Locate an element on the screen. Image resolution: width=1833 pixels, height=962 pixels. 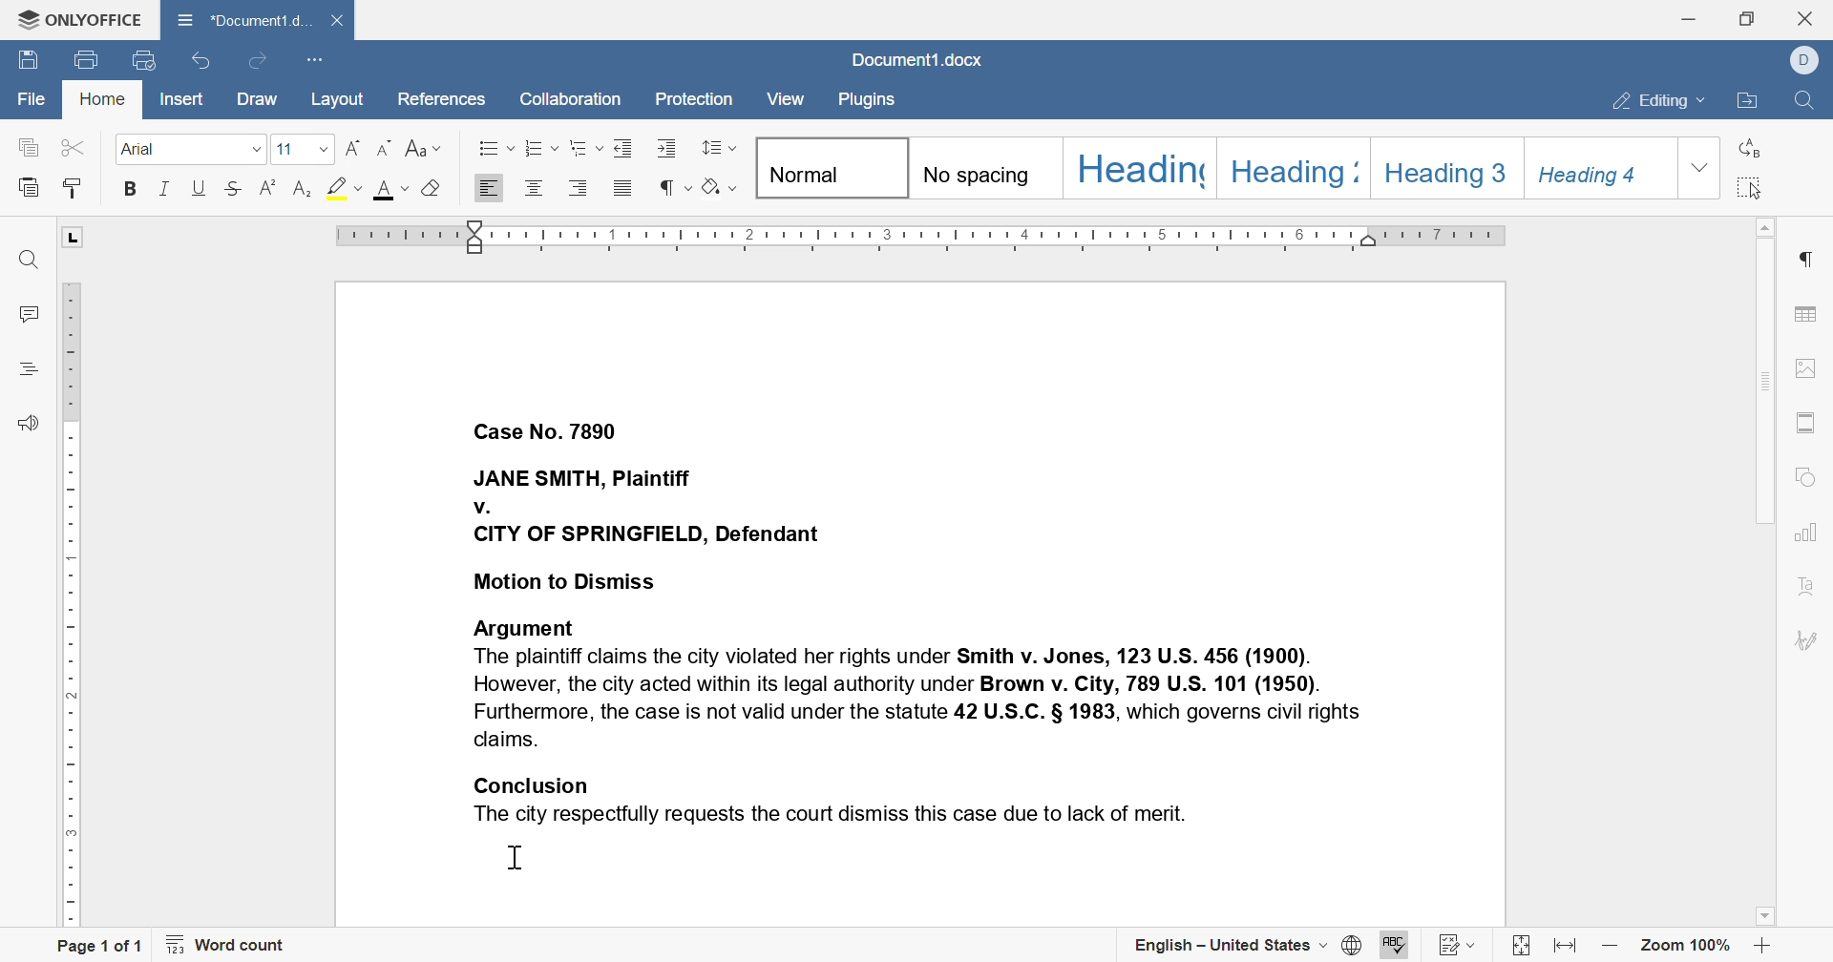
numbering is located at coordinates (540, 148).